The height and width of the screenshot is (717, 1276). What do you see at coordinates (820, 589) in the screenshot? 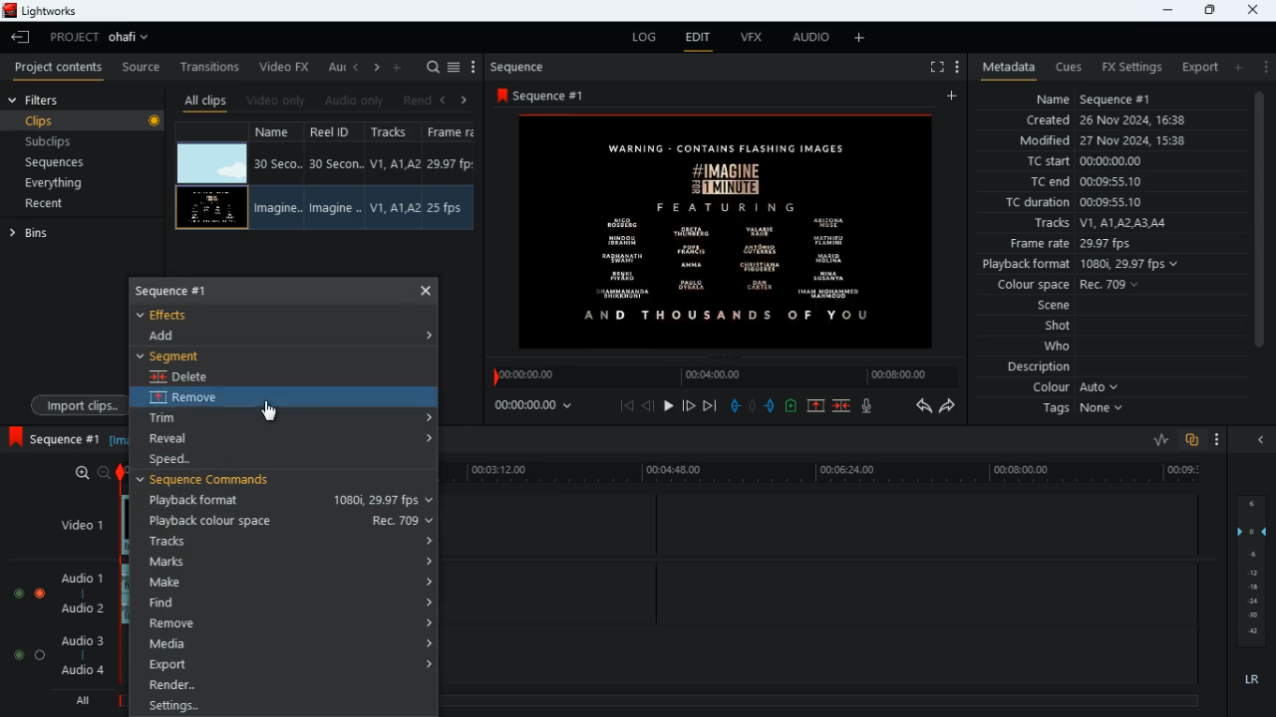
I see `timeline tracks` at bounding box center [820, 589].